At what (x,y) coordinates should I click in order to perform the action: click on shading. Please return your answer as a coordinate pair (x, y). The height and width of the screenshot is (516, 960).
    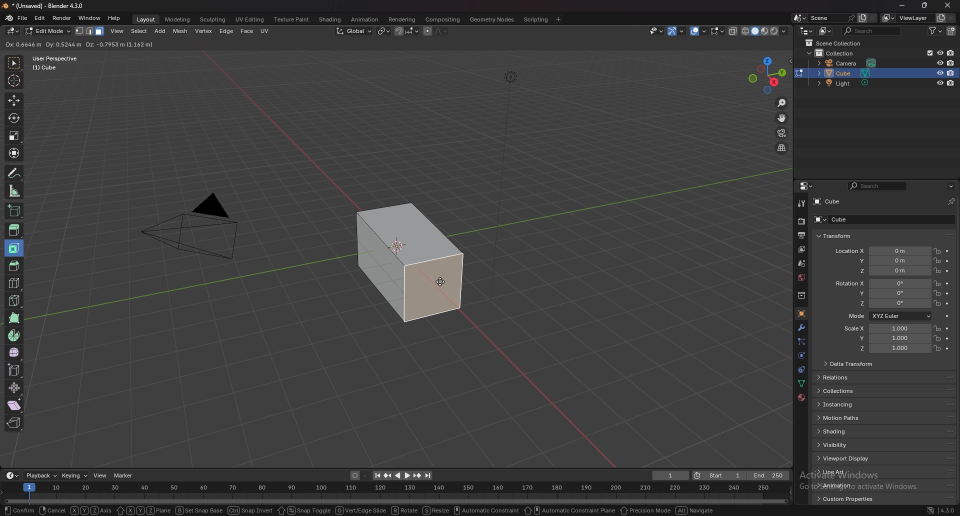
    Looking at the image, I should click on (844, 431).